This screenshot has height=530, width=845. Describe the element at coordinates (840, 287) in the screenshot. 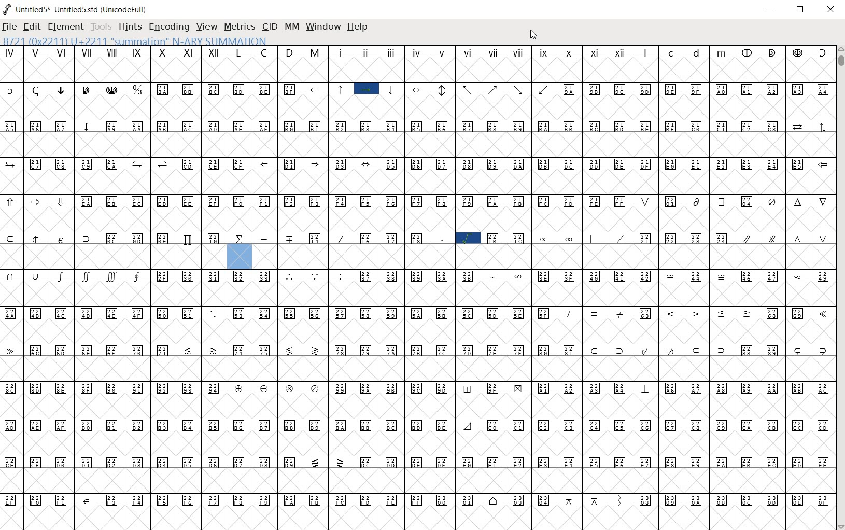

I see `SCROLLBAR` at that location.